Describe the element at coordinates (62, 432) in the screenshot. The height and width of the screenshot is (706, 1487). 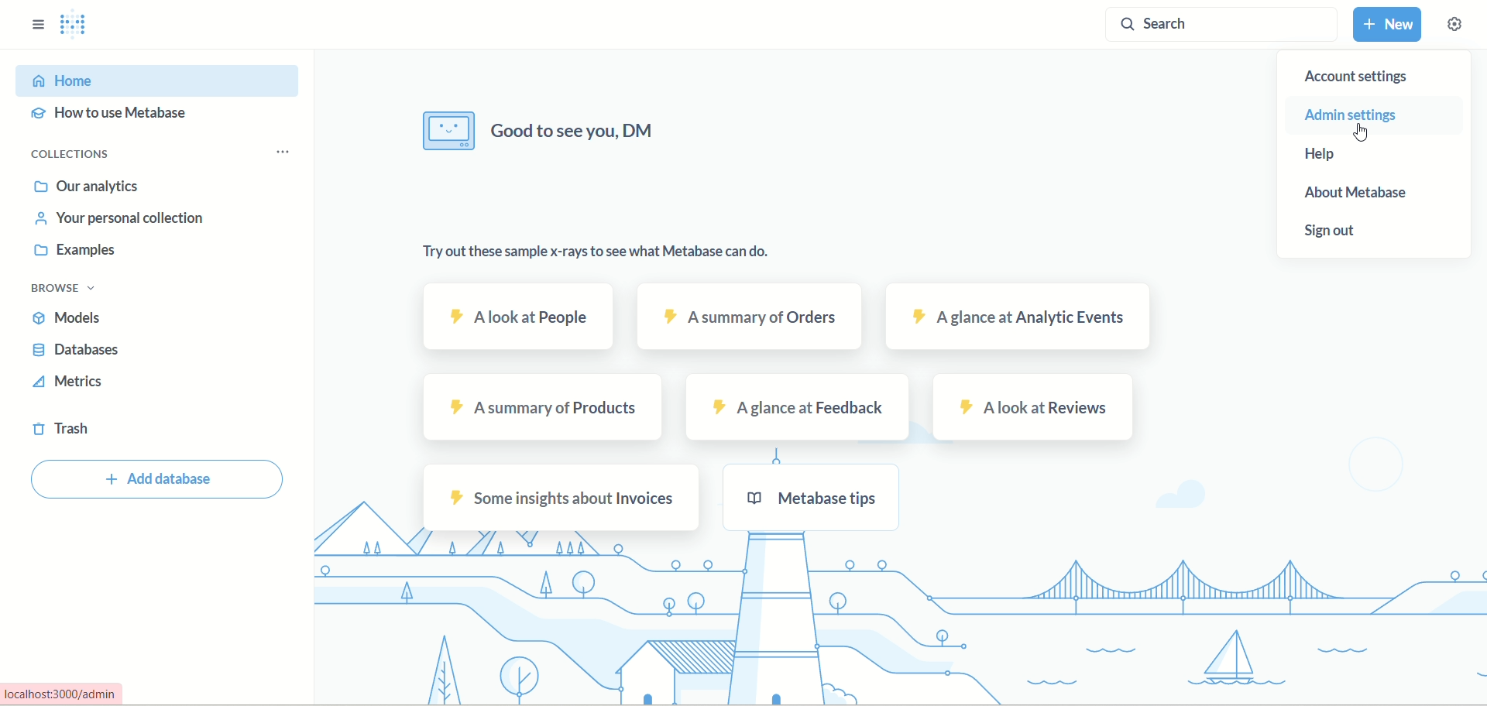
I see `trash` at that location.